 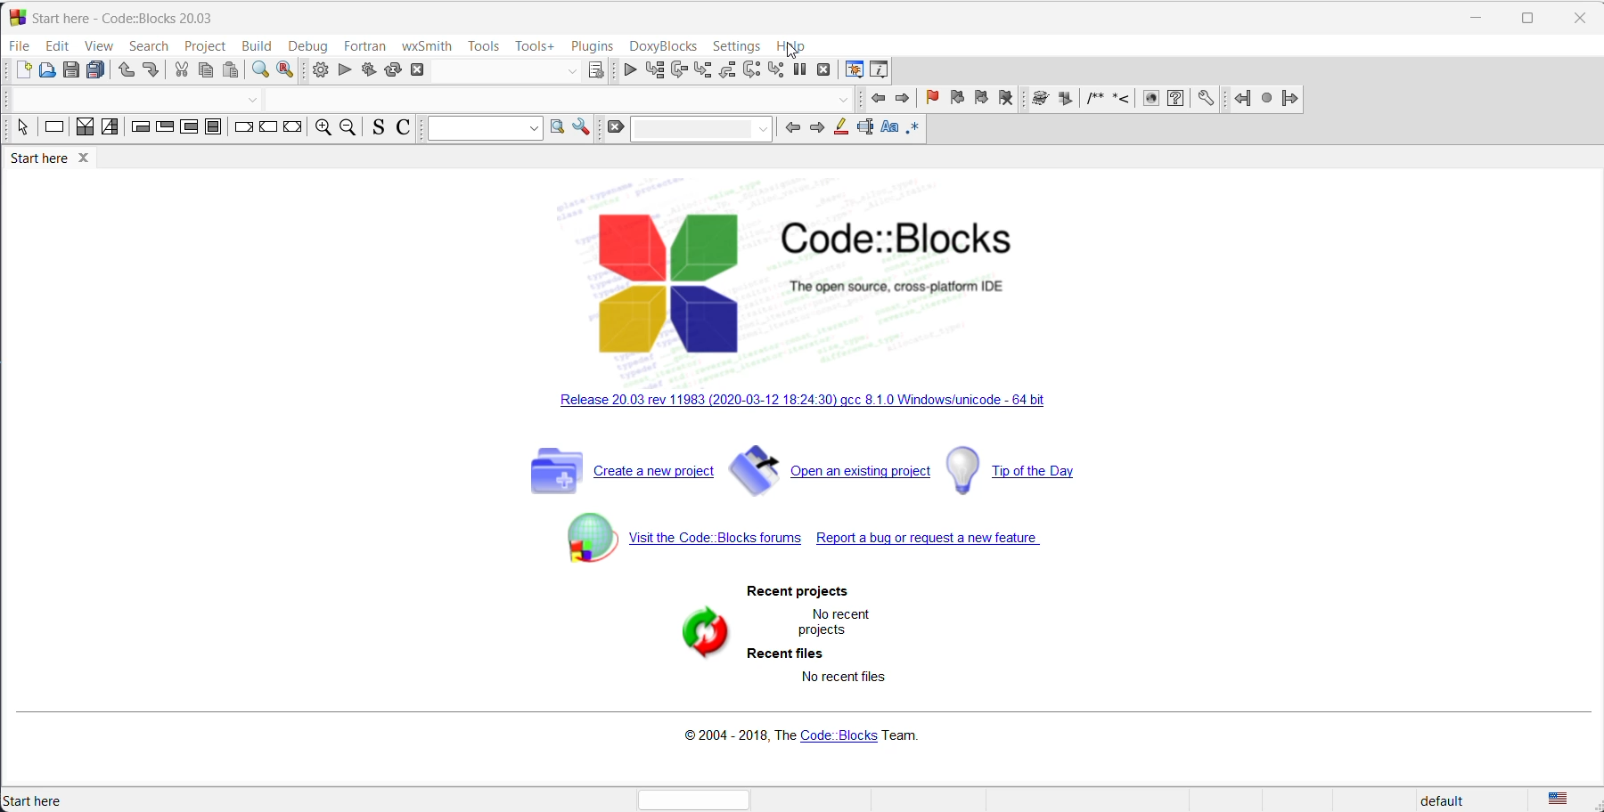 What do you see at coordinates (55, 159) in the screenshot?
I see `start here` at bounding box center [55, 159].